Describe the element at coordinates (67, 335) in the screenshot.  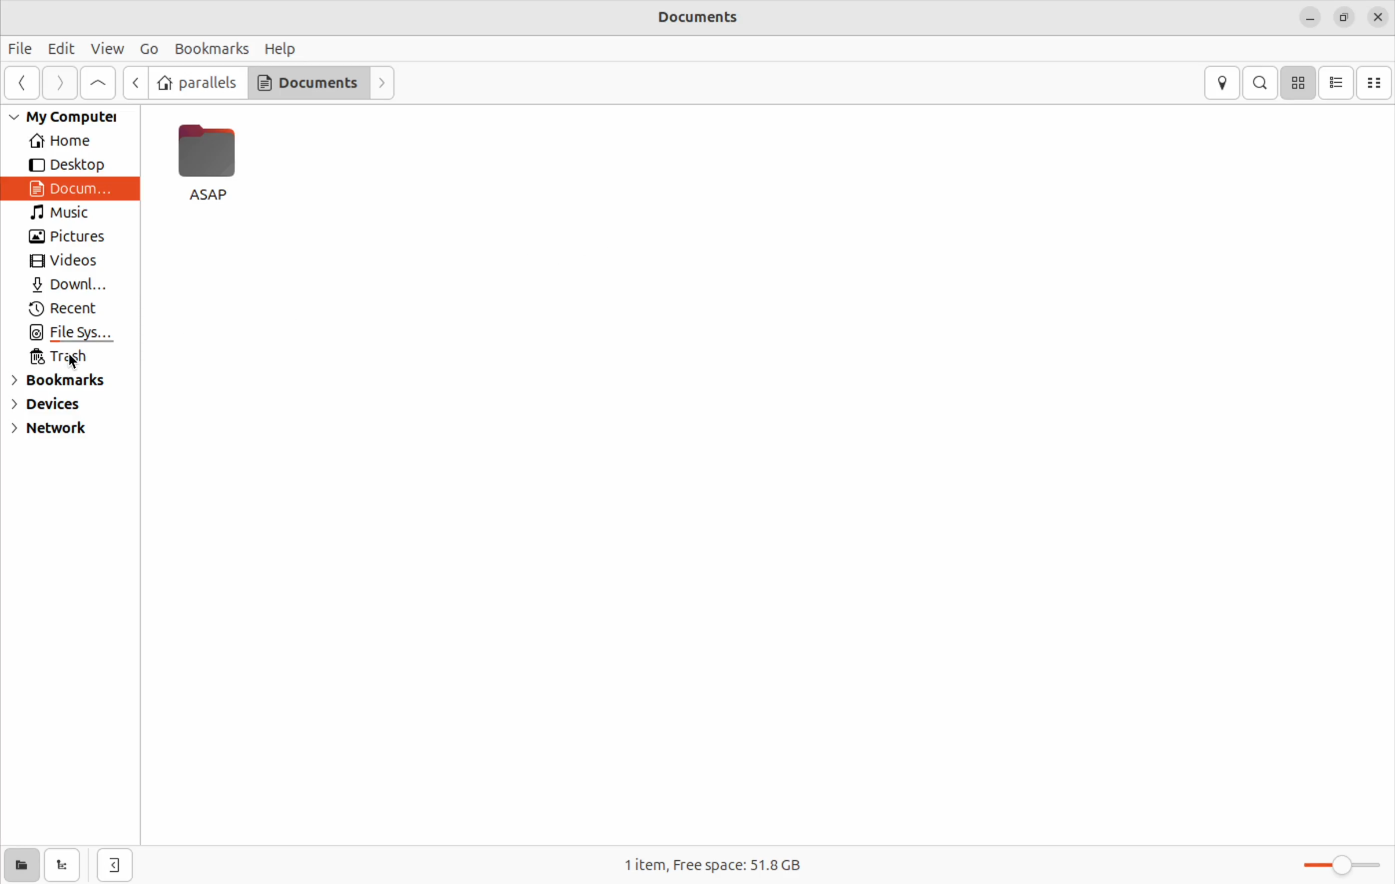
I see `File system` at that location.